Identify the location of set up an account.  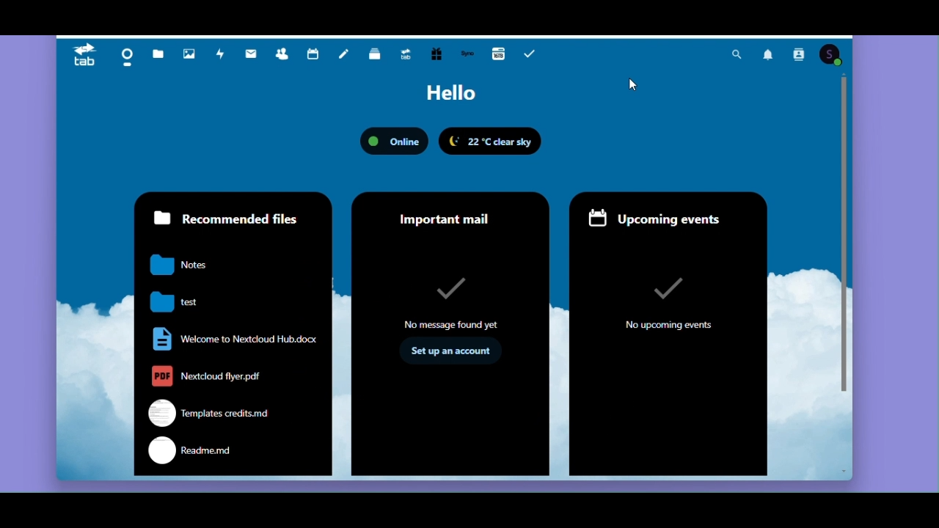
(454, 351).